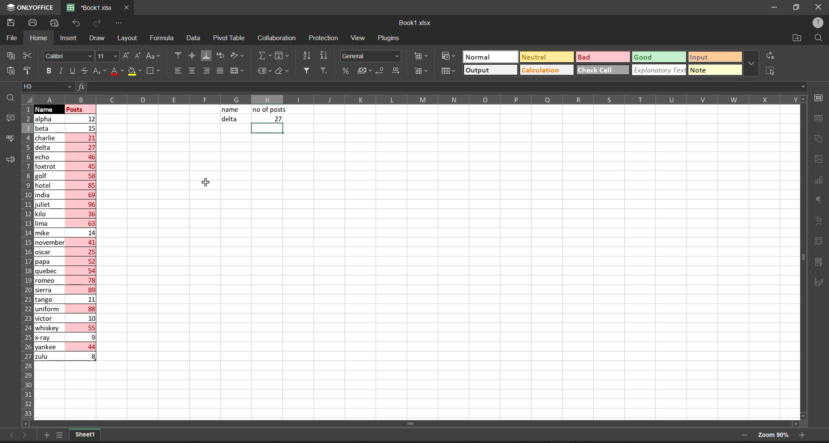 The width and height of the screenshot is (829, 443). What do you see at coordinates (805, 416) in the screenshot?
I see `scroll down` at bounding box center [805, 416].